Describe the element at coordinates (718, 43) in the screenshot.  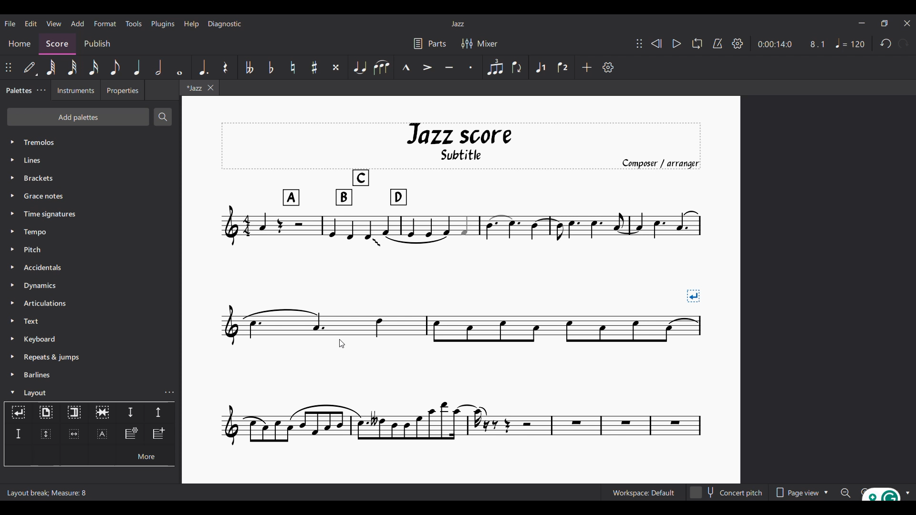
I see `Metronome ` at that location.